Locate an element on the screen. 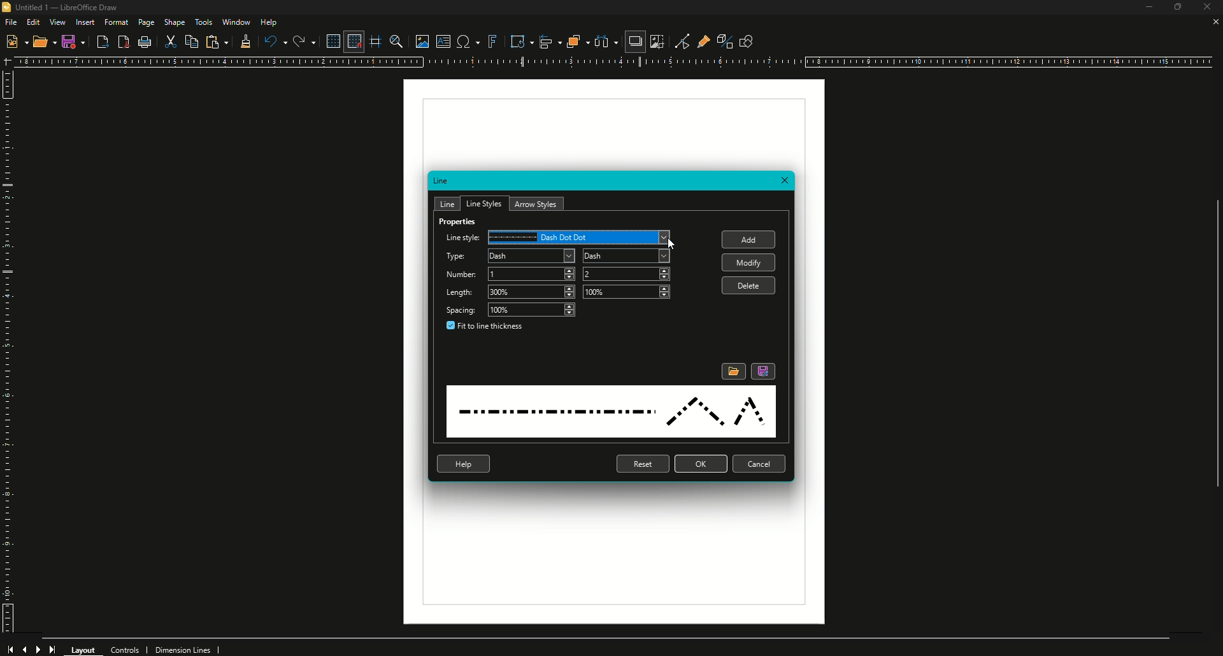 This screenshot has height=656, width=1223. Toggle Point Edit Mode is located at coordinates (678, 41).